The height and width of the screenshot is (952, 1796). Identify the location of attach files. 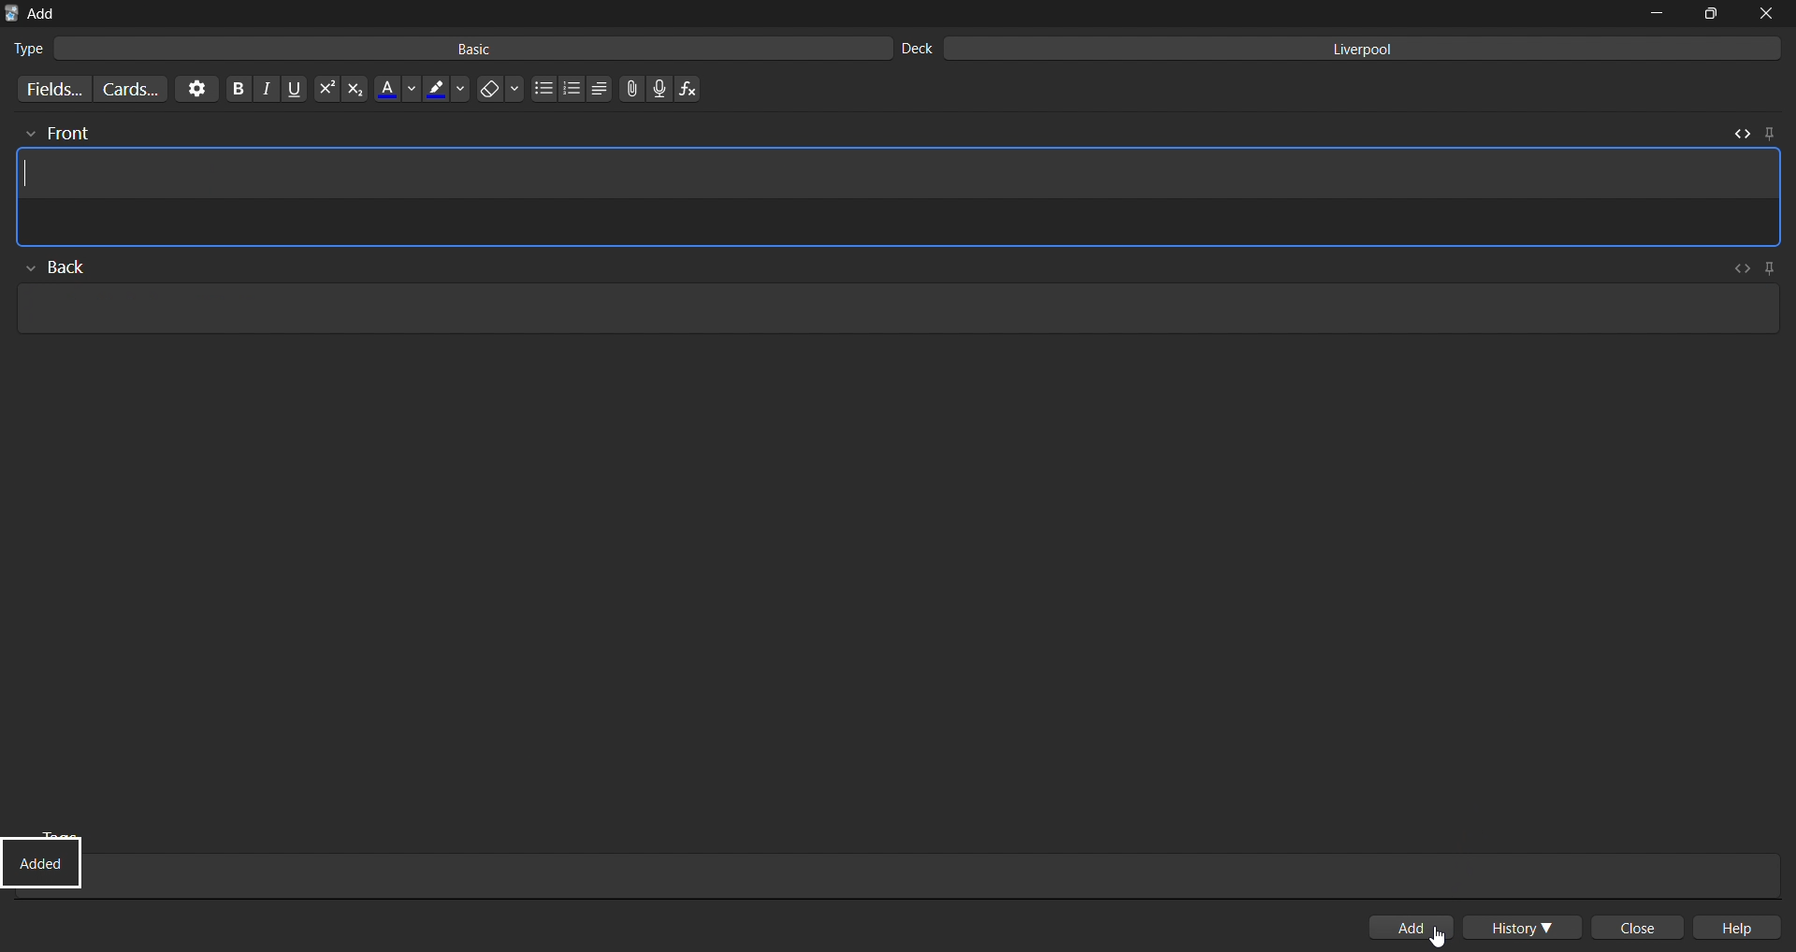
(630, 89).